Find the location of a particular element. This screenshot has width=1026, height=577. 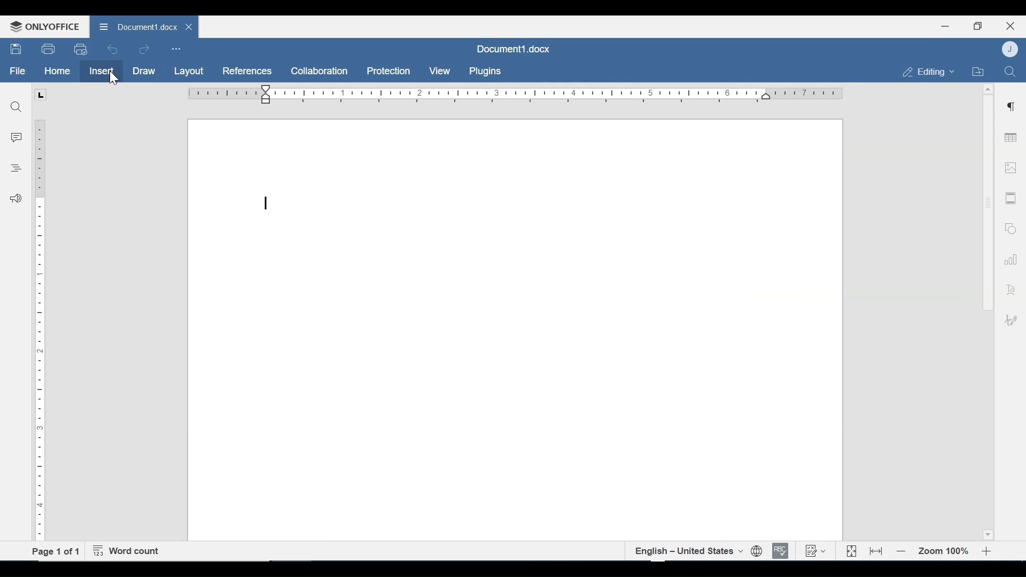

OnlyOffice is located at coordinates (43, 26).